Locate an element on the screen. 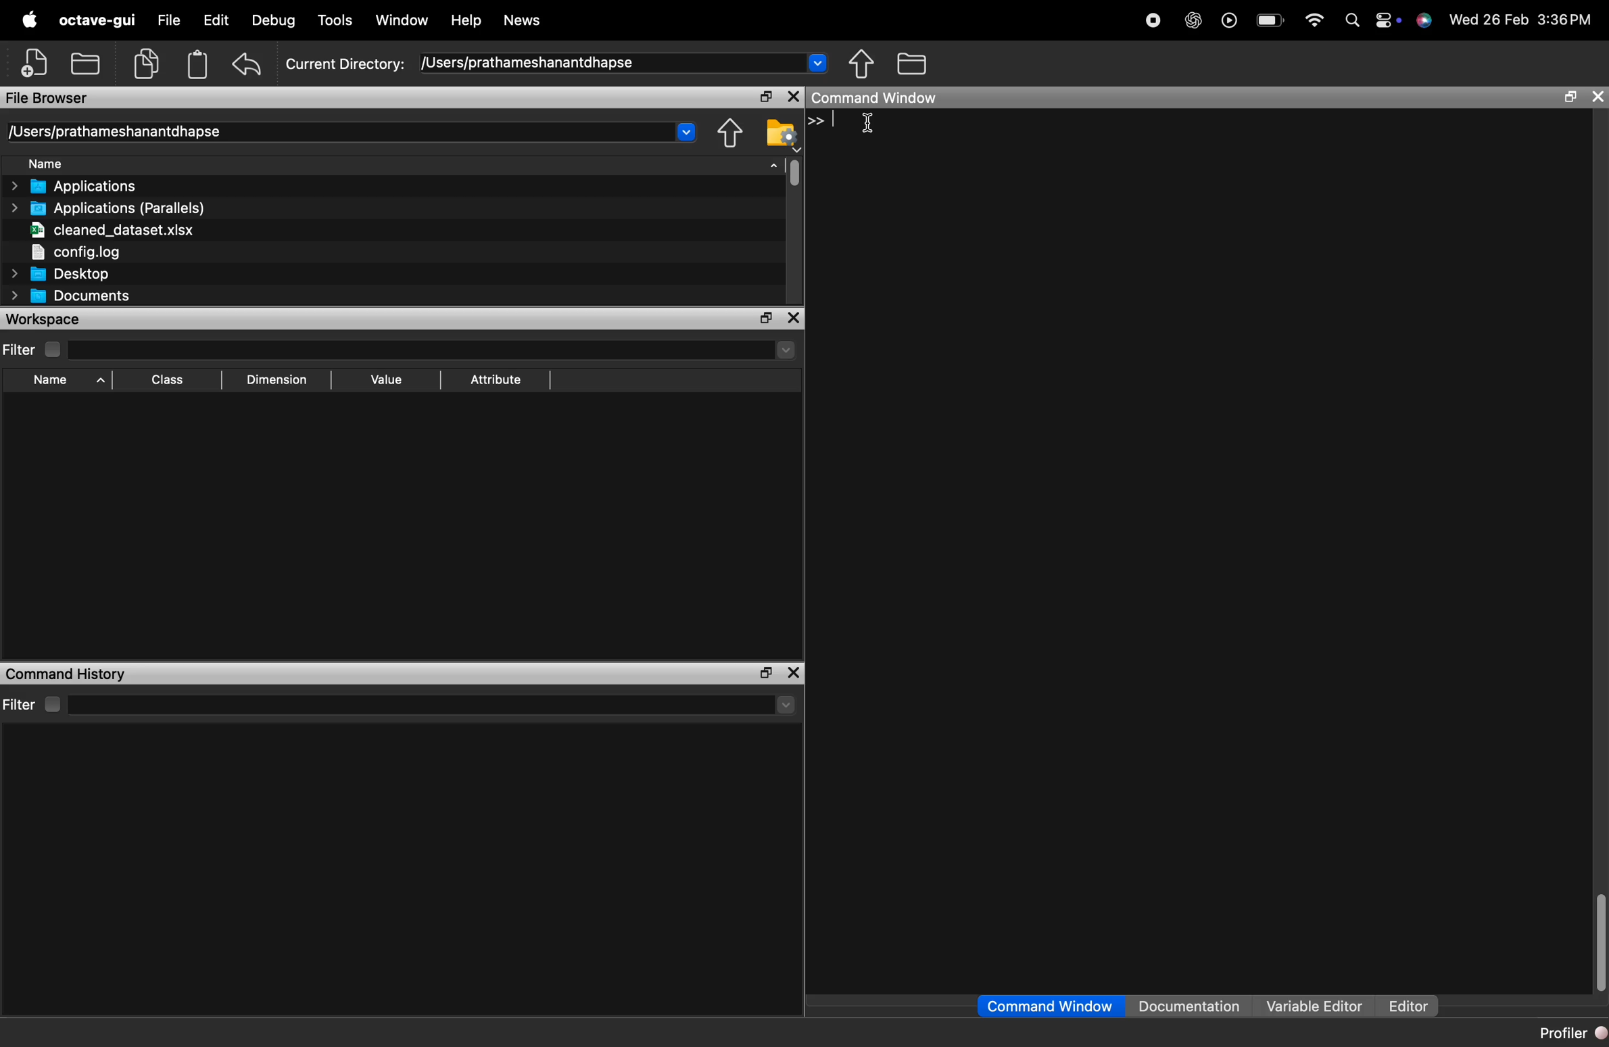  Browse directories is located at coordinates (862, 65).